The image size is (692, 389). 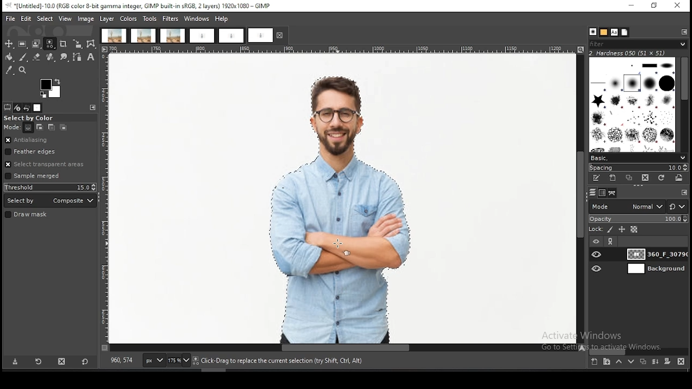 I want to click on draw mask, so click(x=28, y=215).